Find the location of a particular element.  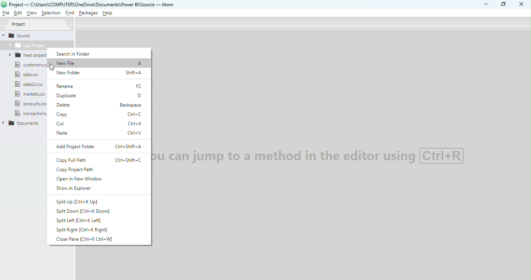

Split up is located at coordinates (80, 202).